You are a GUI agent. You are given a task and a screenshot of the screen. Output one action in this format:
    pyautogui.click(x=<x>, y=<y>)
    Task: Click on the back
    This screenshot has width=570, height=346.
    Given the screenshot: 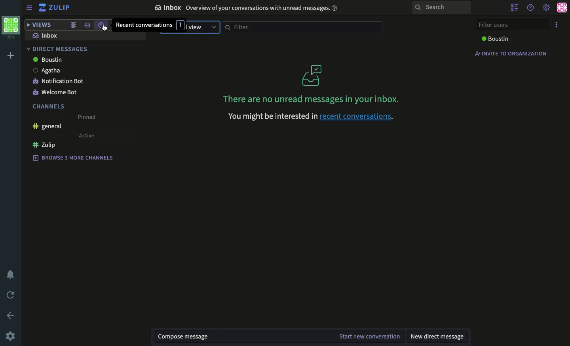 What is the action you would take?
    pyautogui.click(x=11, y=316)
    